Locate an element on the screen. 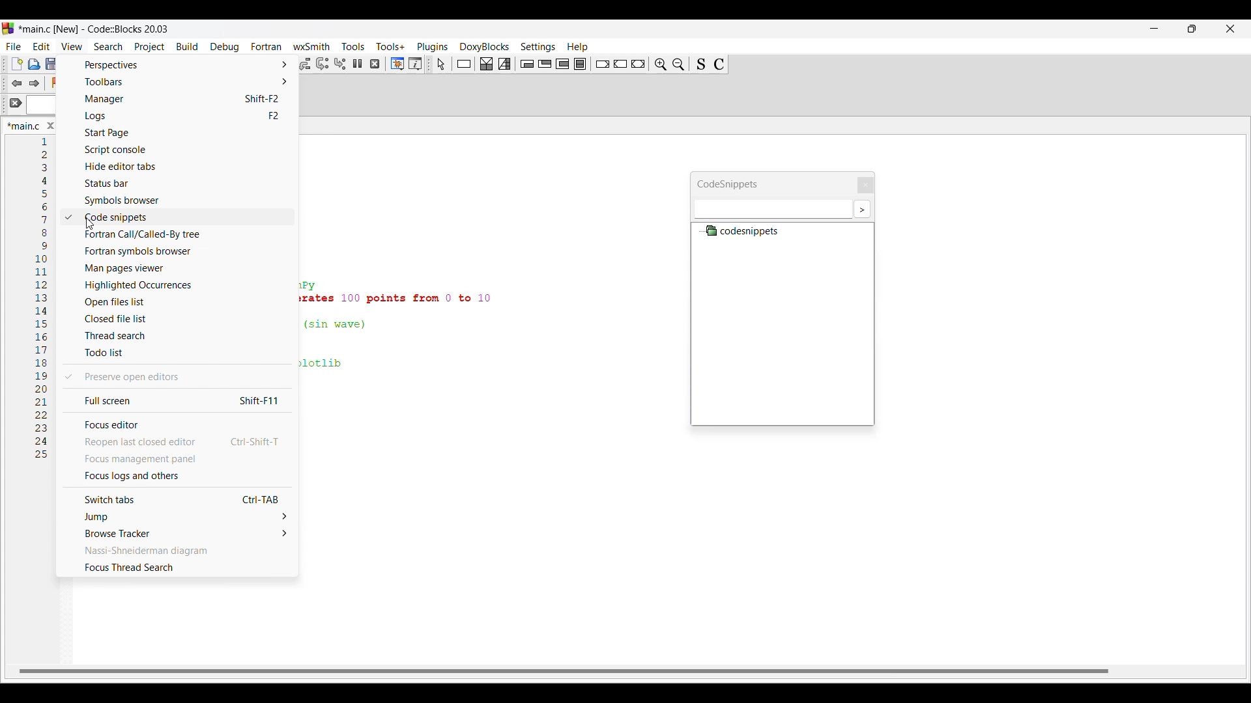  Focus thread search is located at coordinates (178, 567).